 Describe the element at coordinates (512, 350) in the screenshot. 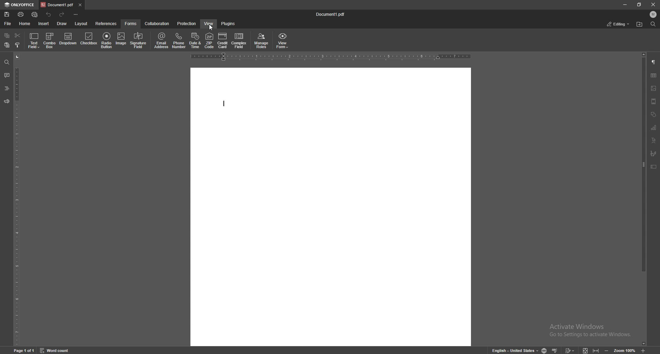

I see `change text language` at that location.